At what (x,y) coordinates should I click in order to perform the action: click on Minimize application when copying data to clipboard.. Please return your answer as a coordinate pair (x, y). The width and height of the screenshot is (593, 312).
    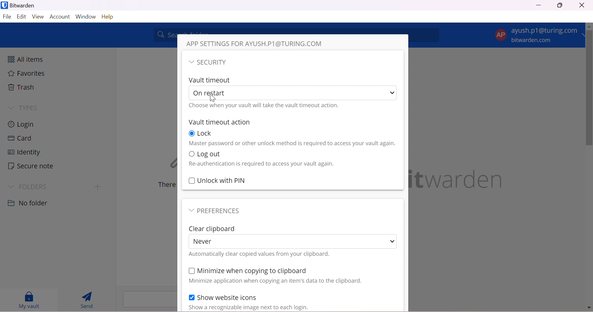
    Looking at the image, I should click on (275, 282).